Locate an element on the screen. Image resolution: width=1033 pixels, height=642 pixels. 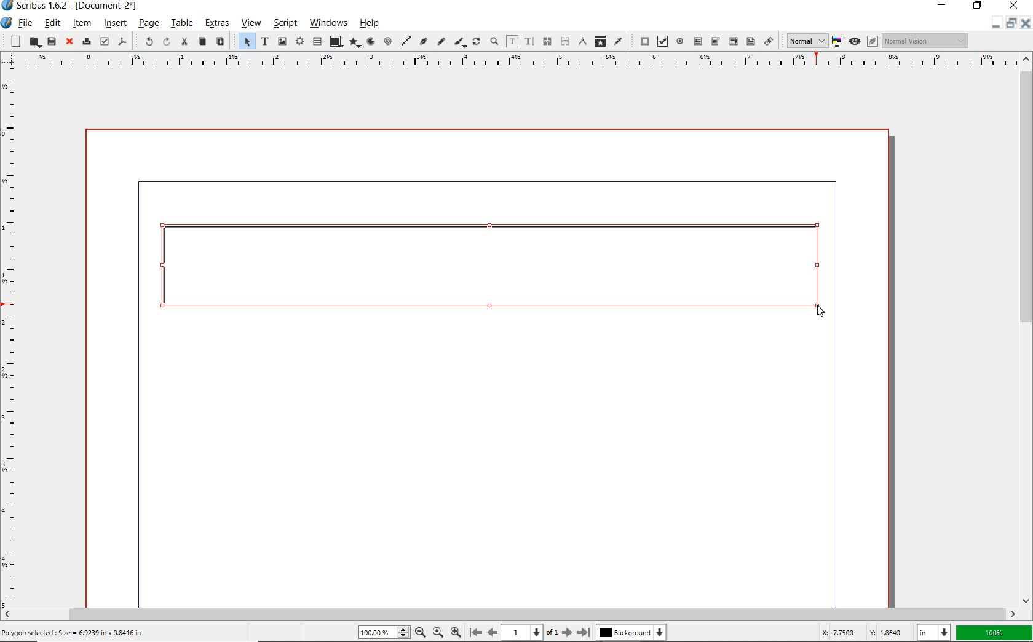
shape is located at coordinates (336, 42).